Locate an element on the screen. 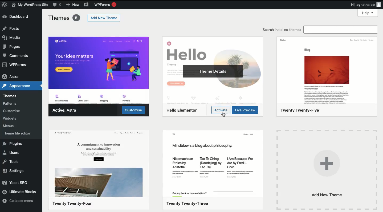 This screenshot has width=383, height=212. Comments is located at coordinates (17, 55).